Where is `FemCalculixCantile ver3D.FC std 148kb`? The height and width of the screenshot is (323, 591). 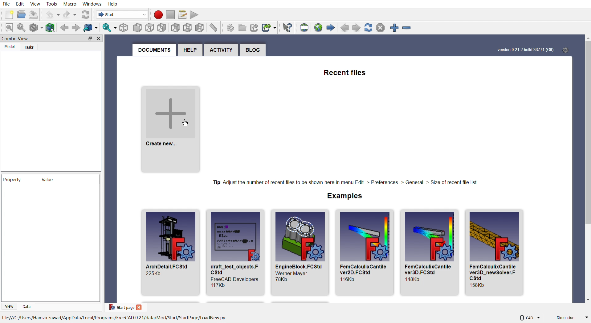 FemCalculixCantile ver3D.FC std 148kb is located at coordinates (430, 253).